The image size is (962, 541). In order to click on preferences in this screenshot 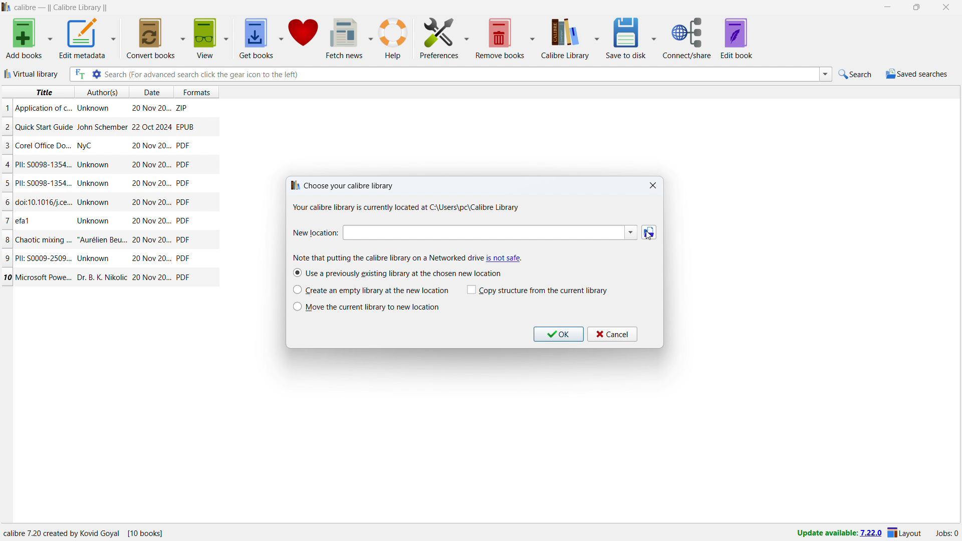, I will do `click(440, 37)`.